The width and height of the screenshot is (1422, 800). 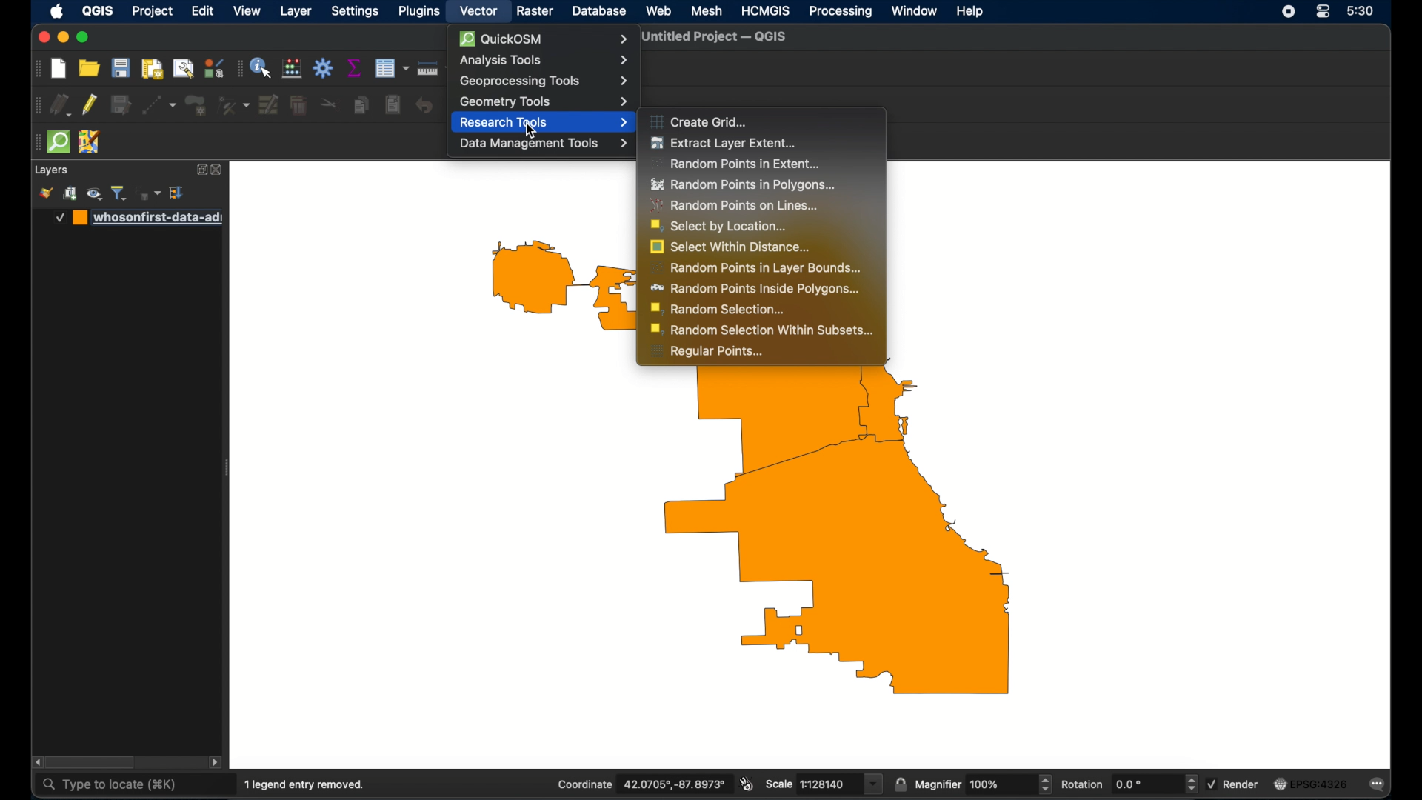 I want to click on close, so click(x=218, y=170).